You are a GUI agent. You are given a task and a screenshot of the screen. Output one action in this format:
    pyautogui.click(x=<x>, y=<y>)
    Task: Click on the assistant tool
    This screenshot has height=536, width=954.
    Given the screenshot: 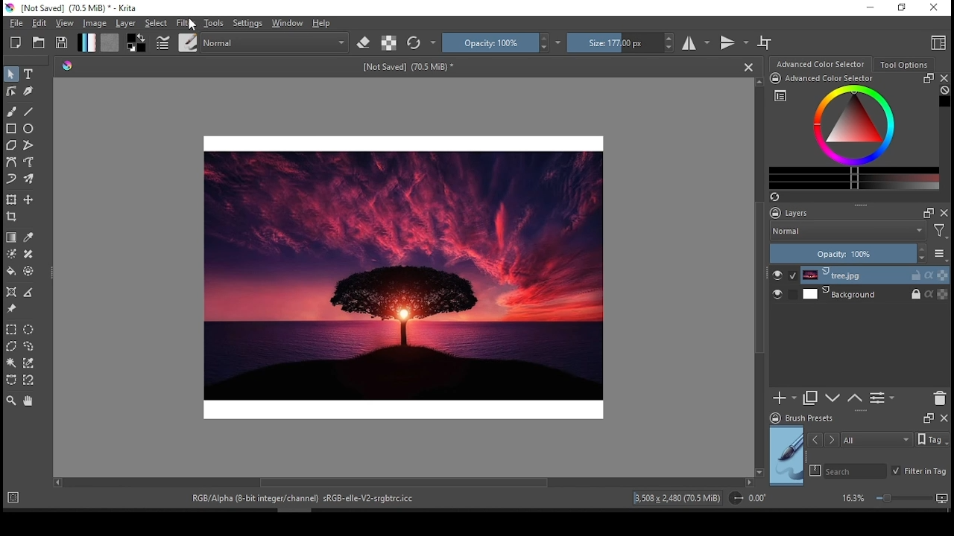 What is the action you would take?
    pyautogui.click(x=11, y=291)
    